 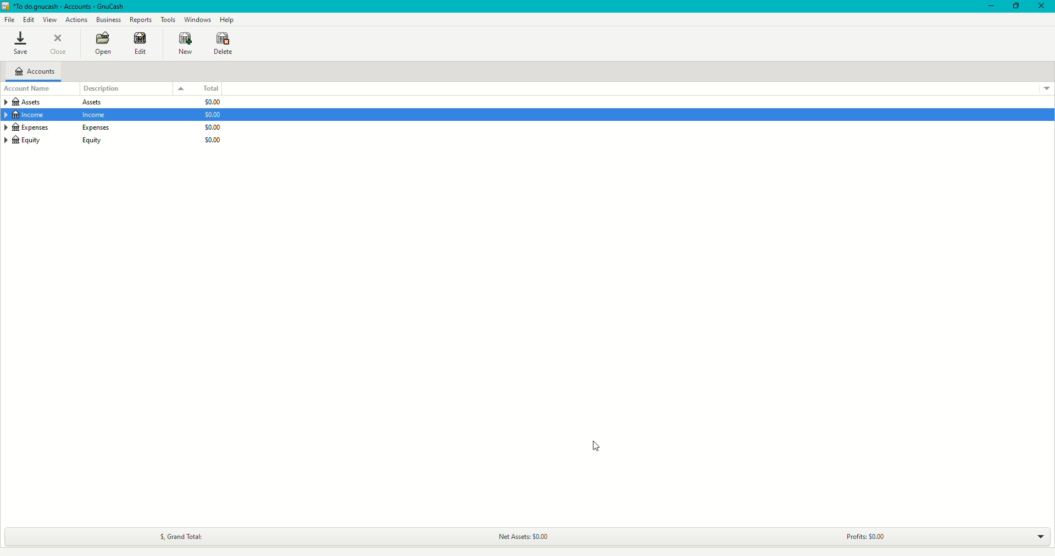 I want to click on Close, so click(x=61, y=45).